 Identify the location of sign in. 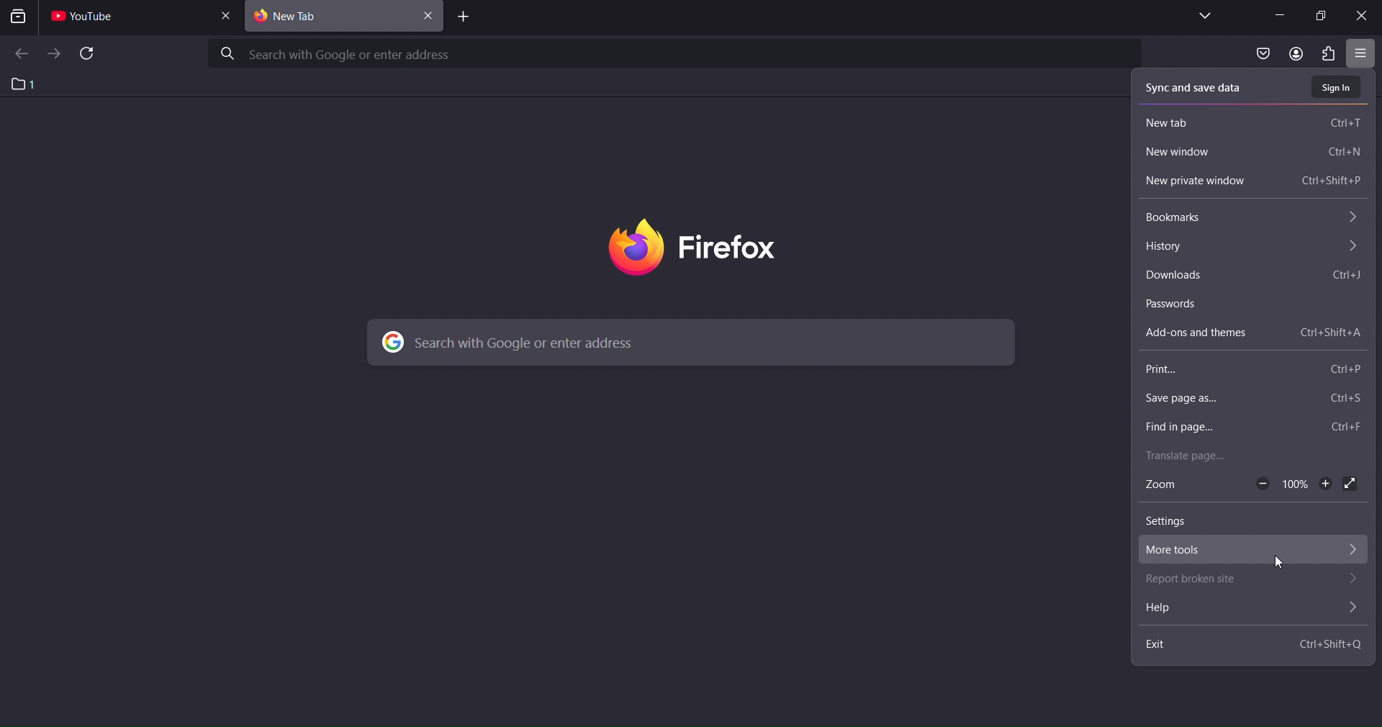
(1337, 86).